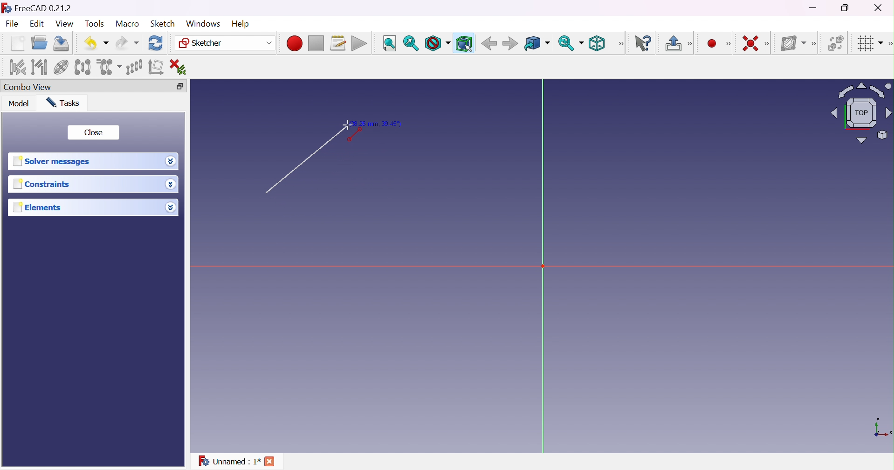 The height and width of the screenshot is (470, 894). Describe the element at coordinates (156, 43) in the screenshot. I see `Refresh` at that location.